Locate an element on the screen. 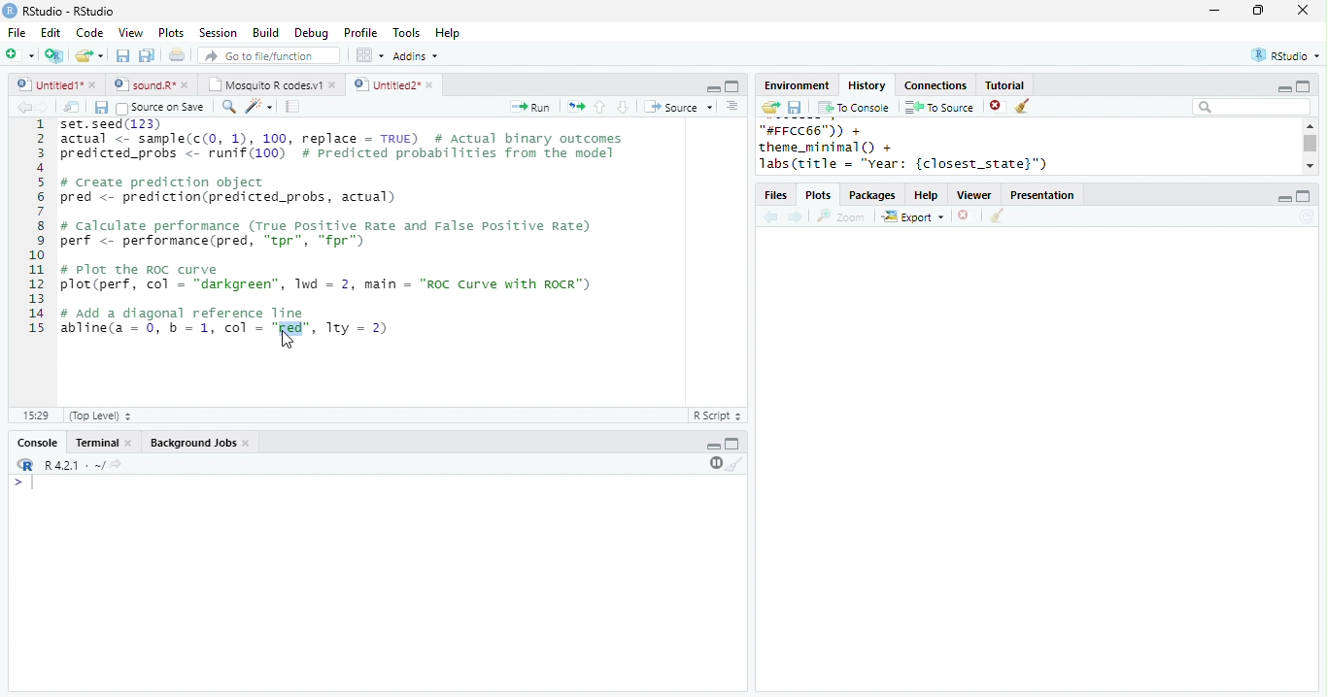 Image resolution: width=1327 pixels, height=697 pixels. Help is located at coordinates (448, 34).